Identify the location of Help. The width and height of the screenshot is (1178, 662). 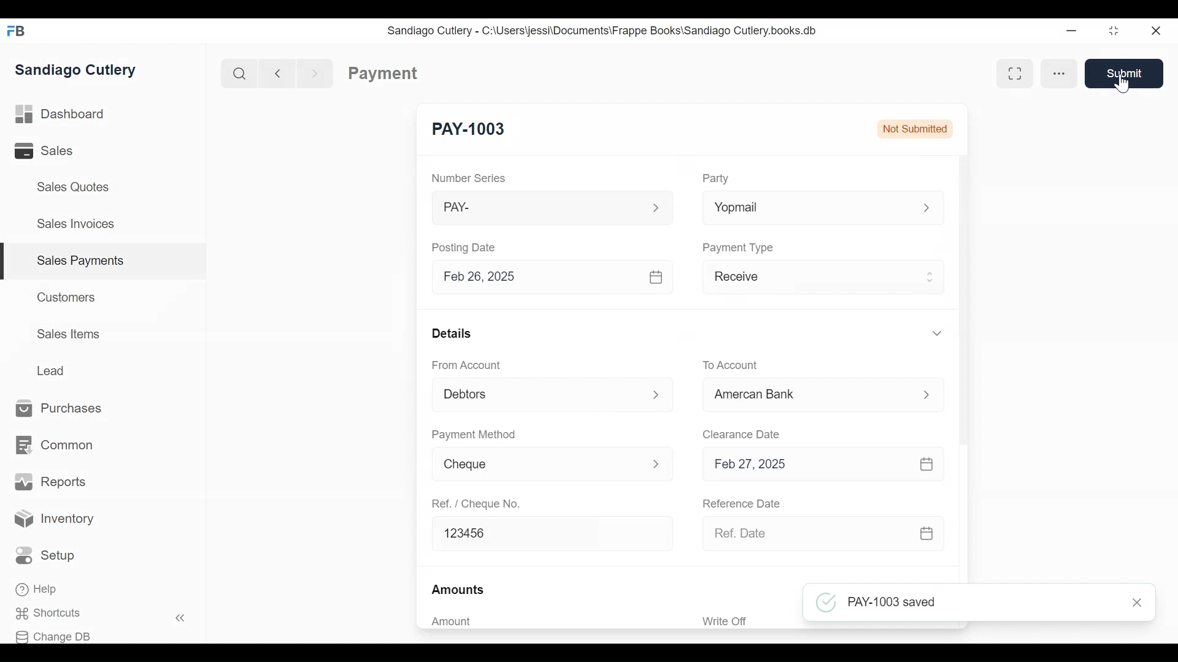
(38, 590).